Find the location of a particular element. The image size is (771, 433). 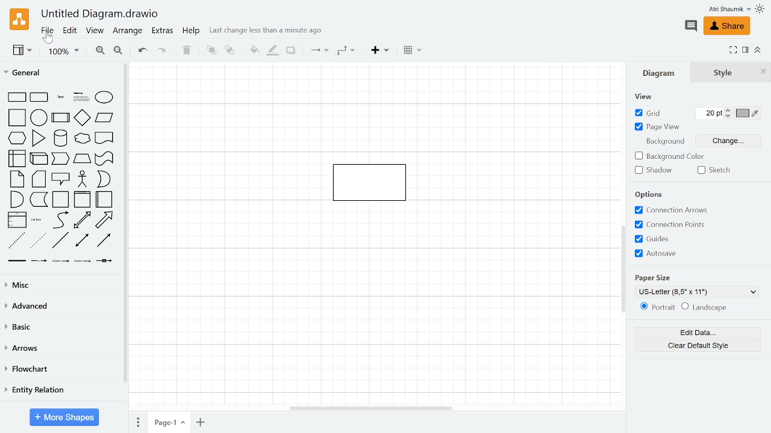

Current window is located at coordinates (101, 13).